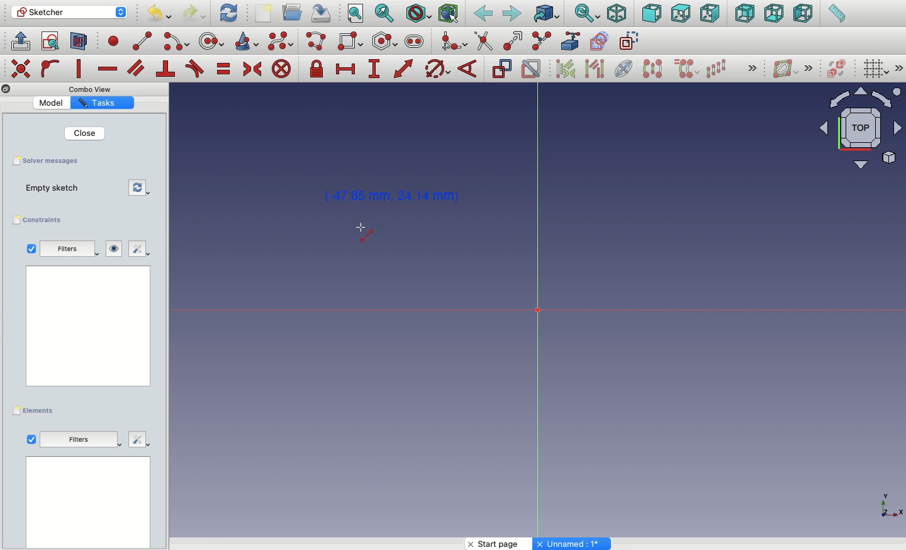 The width and height of the screenshot is (906, 550). What do you see at coordinates (52, 162) in the screenshot?
I see `Save` at bounding box center [52, 162].